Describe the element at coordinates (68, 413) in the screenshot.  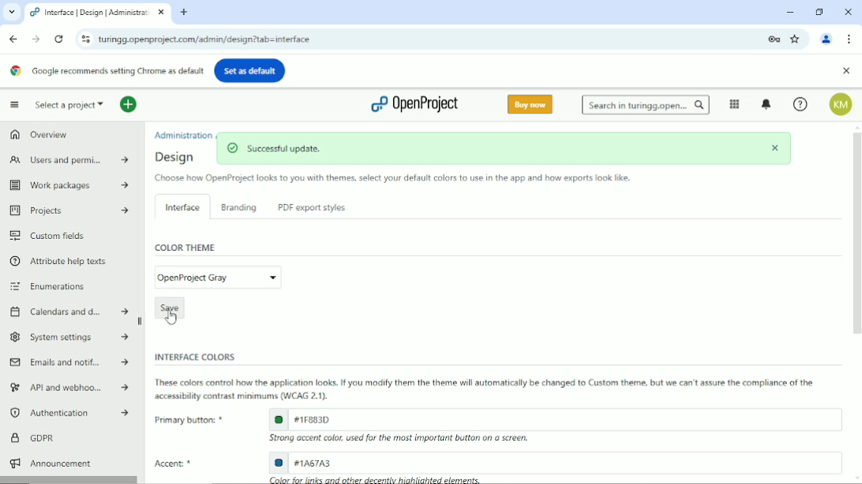
I see `Authentication` at that location.